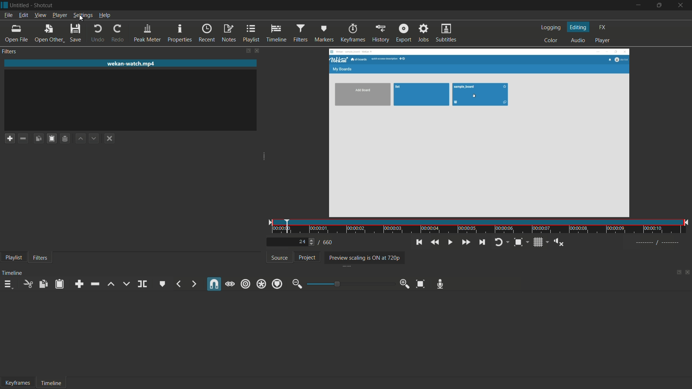 The image size is (692, 389). Describe the element at coordinates (9, 284) in the screenshot. I see `timeline menu` at that location.